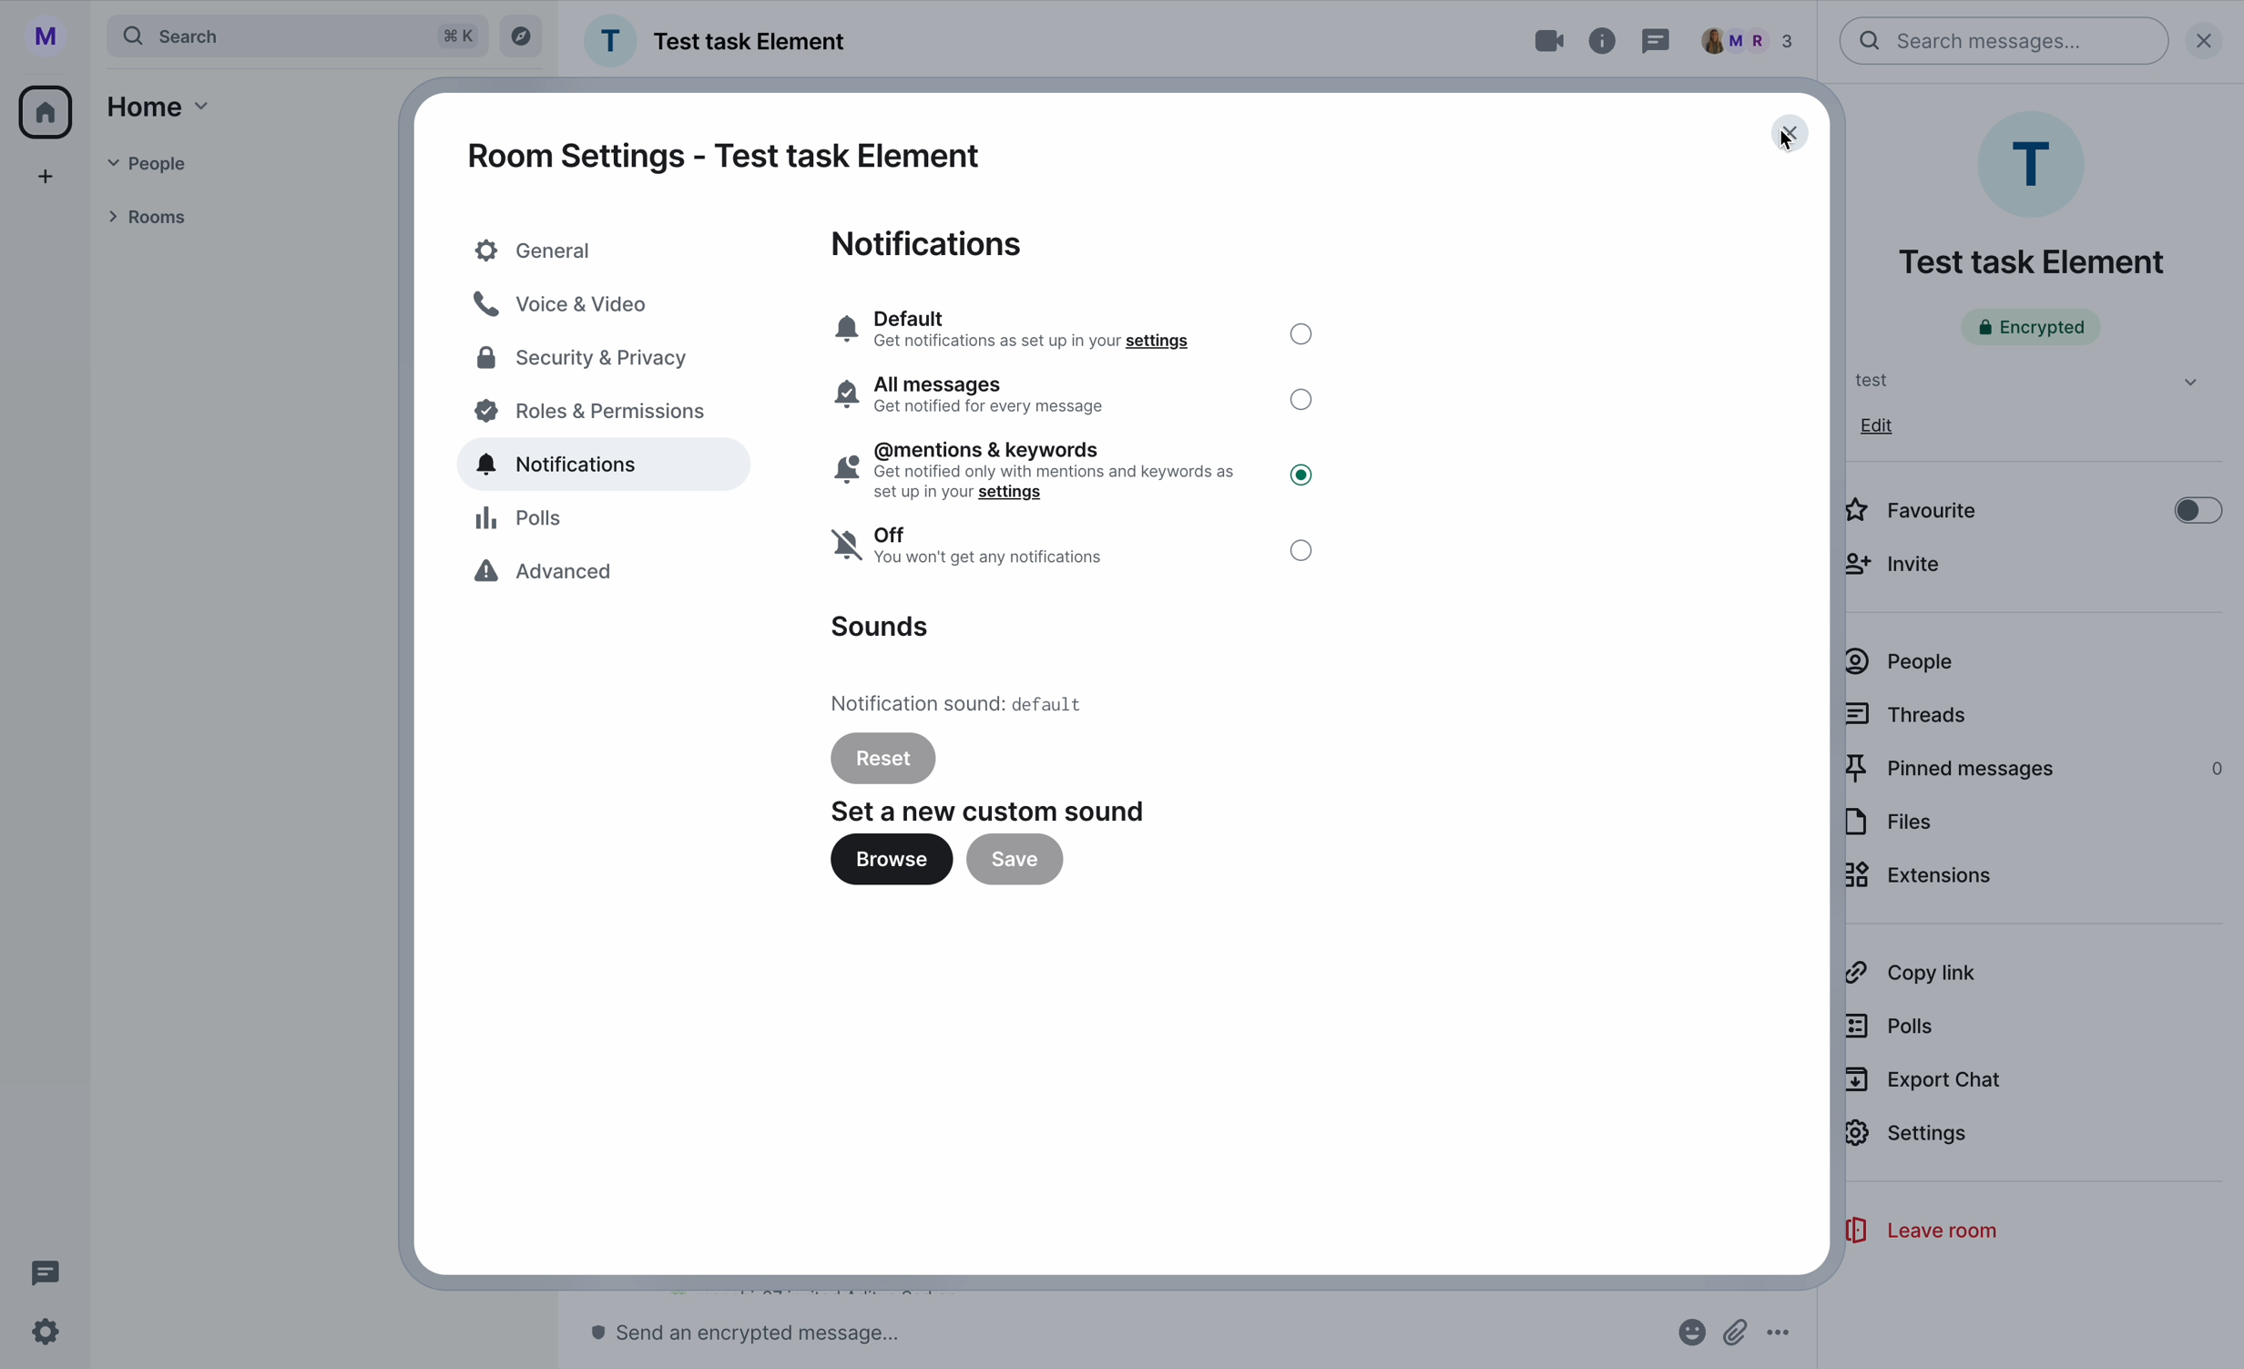 The image size is (2244, 1369). I want to click on send message, so click(756, 1333).